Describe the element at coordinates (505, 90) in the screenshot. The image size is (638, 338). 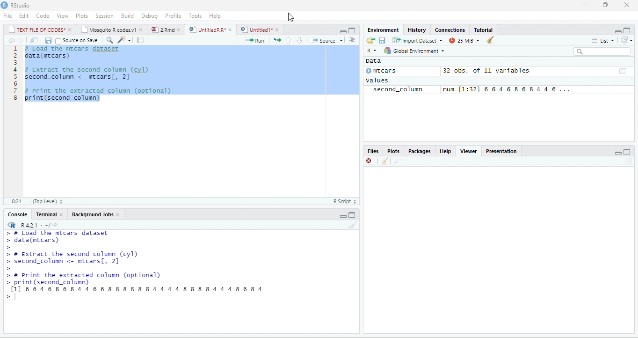
I see `num [1:32] 6 6 4 6 8 6 8 4 4 6 ...` at that location.